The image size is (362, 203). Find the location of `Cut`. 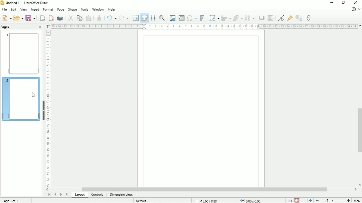

Cut is located at coordinates (70, 18).